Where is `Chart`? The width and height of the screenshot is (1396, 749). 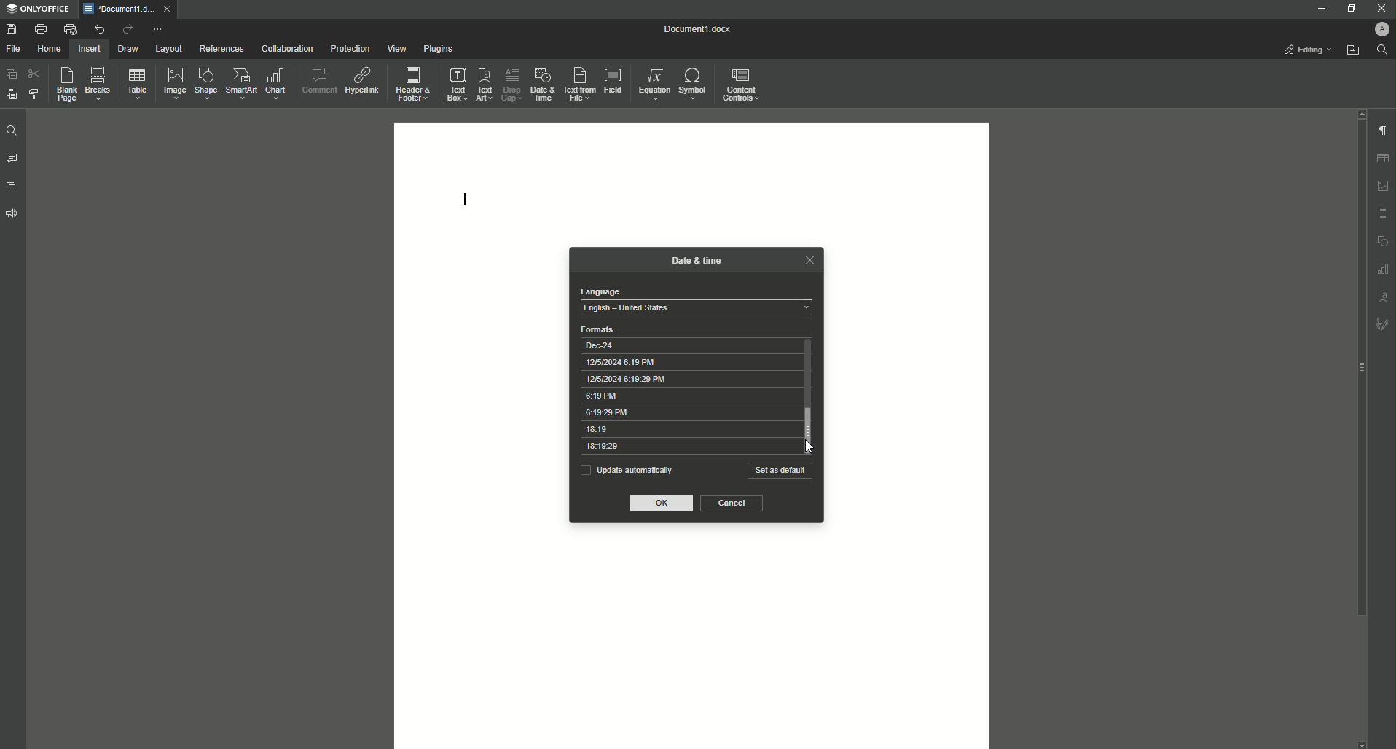
Chart is located at coordinates (278, 84).